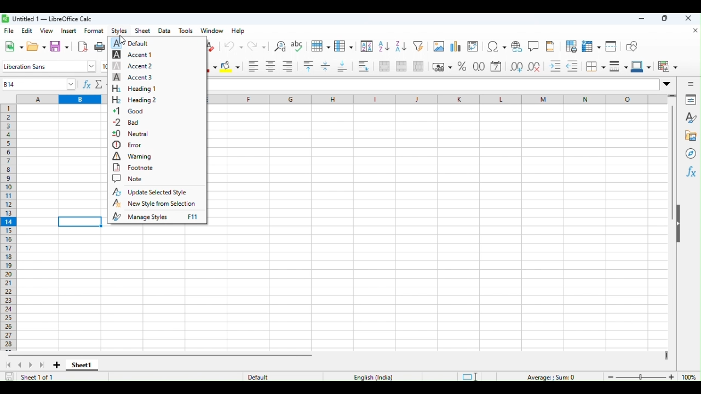 This screenshot has width=701, height=394. What do you see at coordinates (290, 99) in the screenshot?
I see `g` at bounding box center [290, 99].